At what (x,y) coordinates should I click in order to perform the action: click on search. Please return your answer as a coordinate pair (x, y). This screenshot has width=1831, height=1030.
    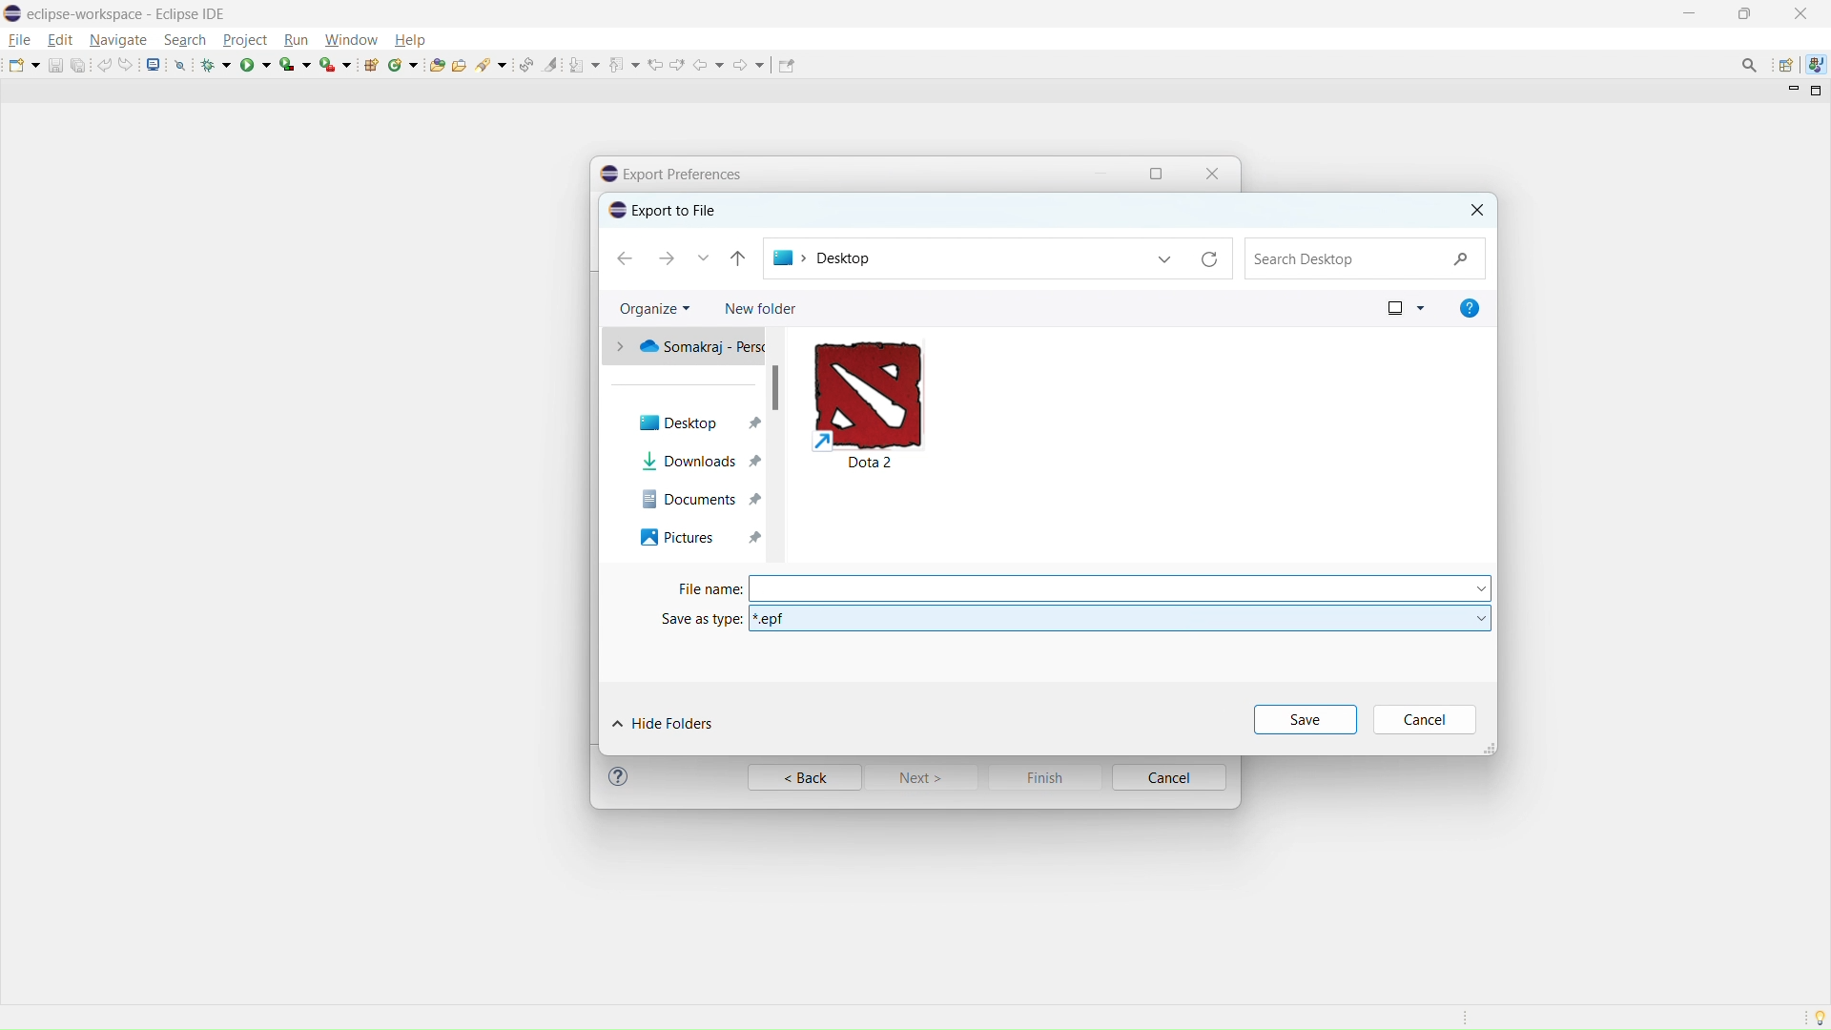
    Looking at the image, I should click on (185, 40).